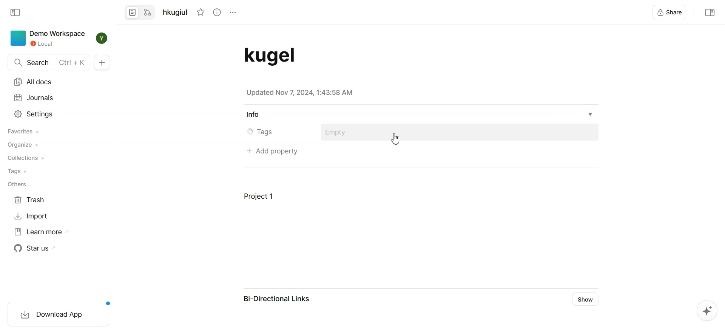 This screenshot has width=725, height=328. I want to click on Info, so click(251, 114).